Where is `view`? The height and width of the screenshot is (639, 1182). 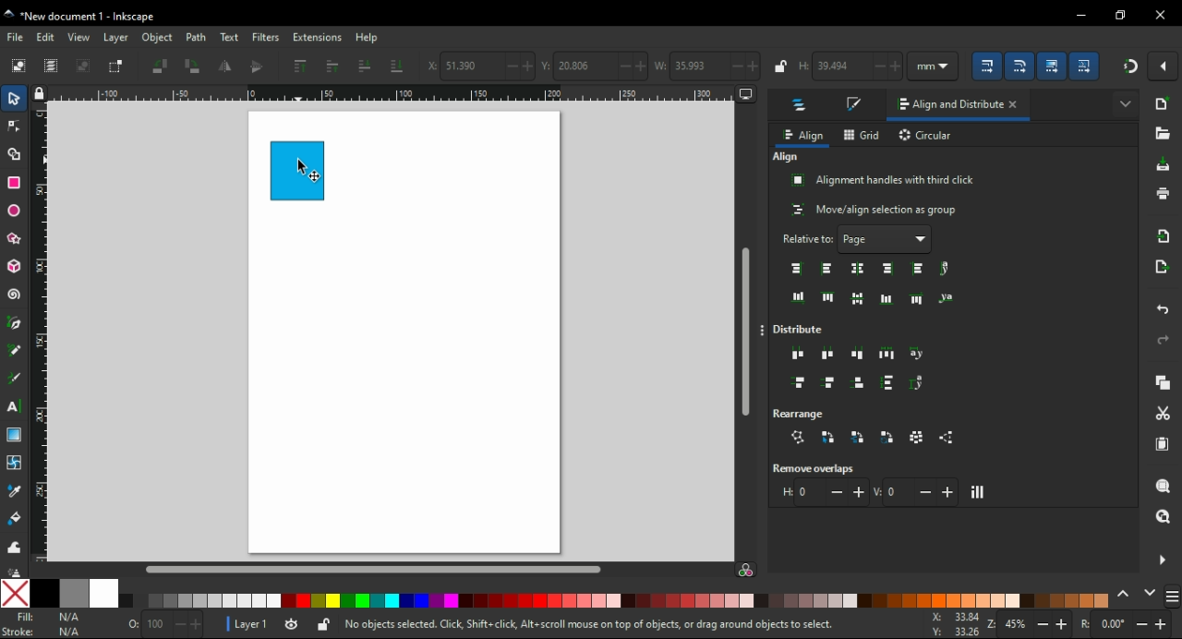
view is located at coordinates (79, 37).